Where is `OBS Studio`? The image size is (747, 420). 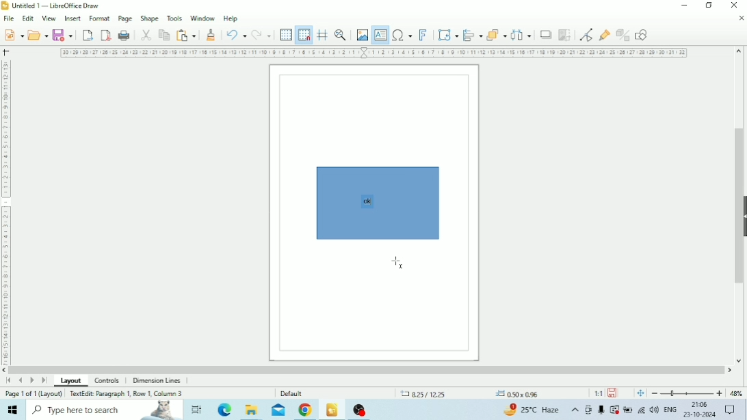
OBS Studio is located at coordinates (363, 410).